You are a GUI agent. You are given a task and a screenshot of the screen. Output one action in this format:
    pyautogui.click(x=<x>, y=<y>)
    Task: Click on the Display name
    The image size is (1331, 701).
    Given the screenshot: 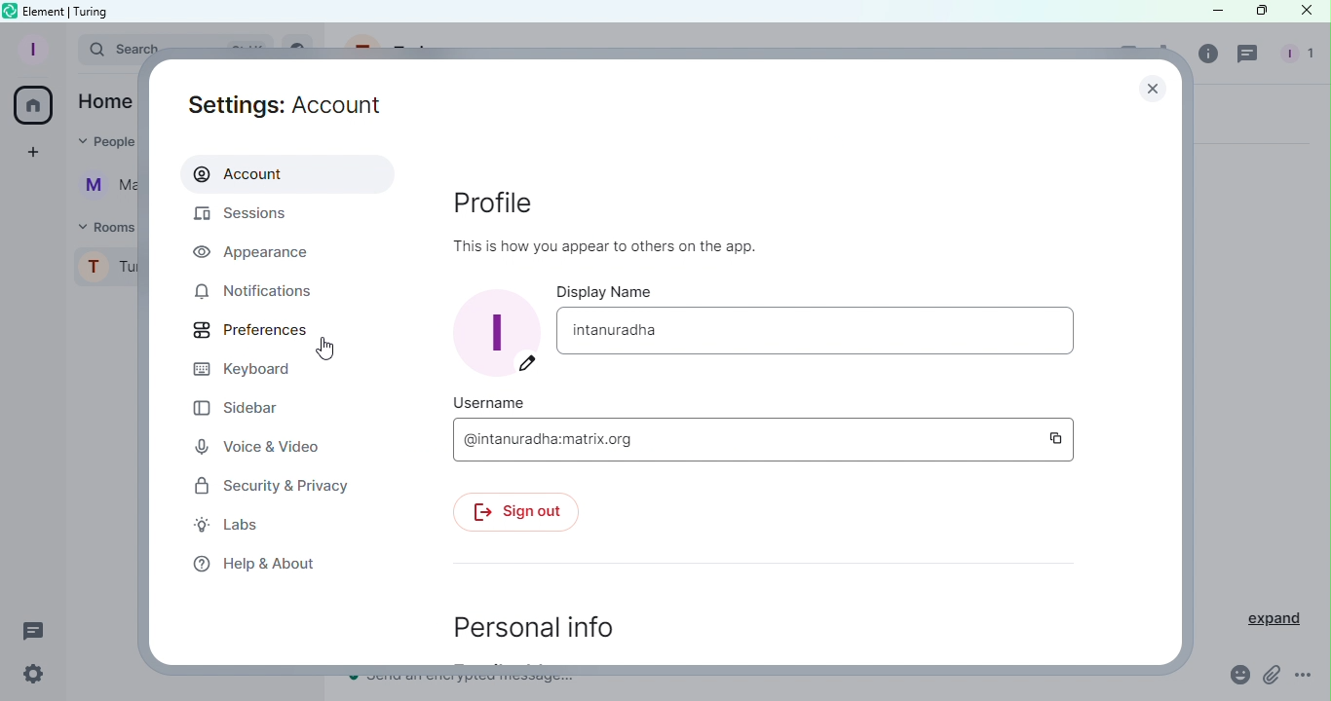 What is the action you would take?
    pyautogui.click(x=610, y=289)
    